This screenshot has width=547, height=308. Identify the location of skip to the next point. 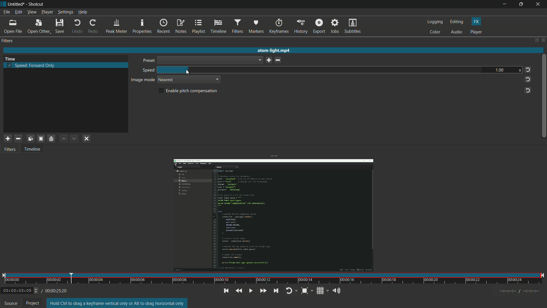
(276, 291).